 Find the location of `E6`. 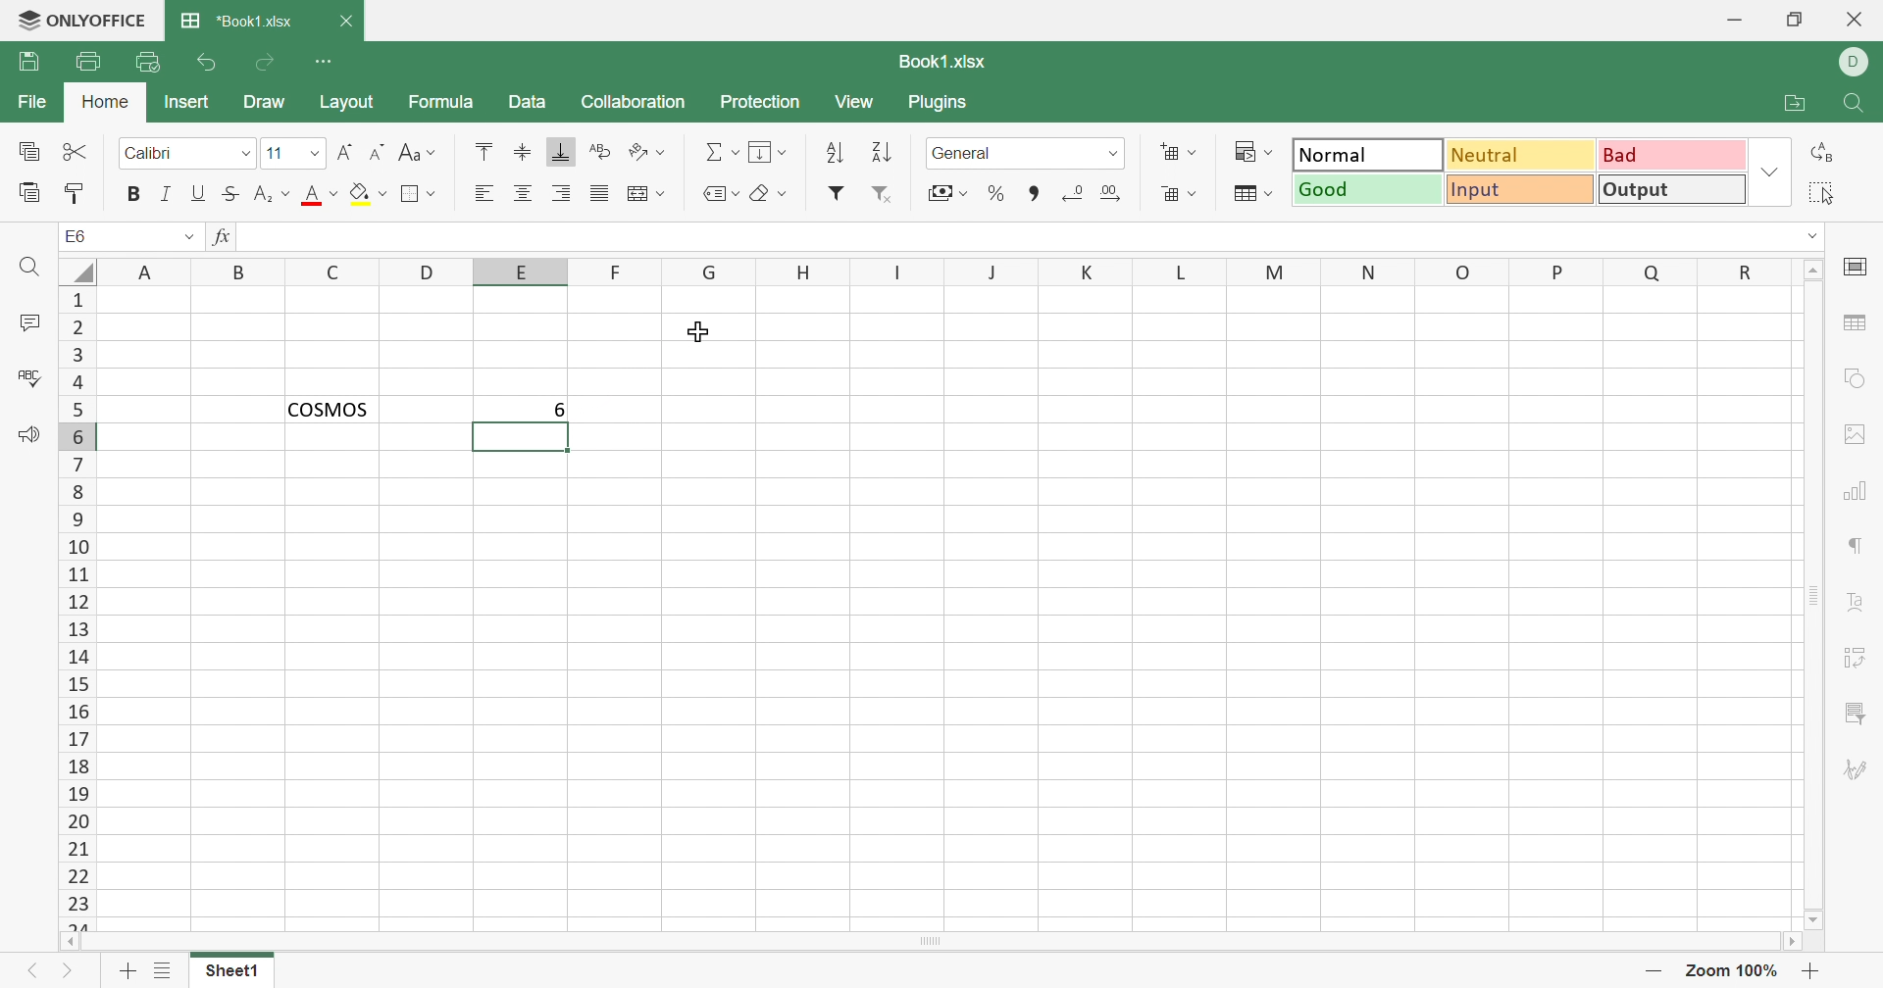

E6 is located at coordinates (76, 235).